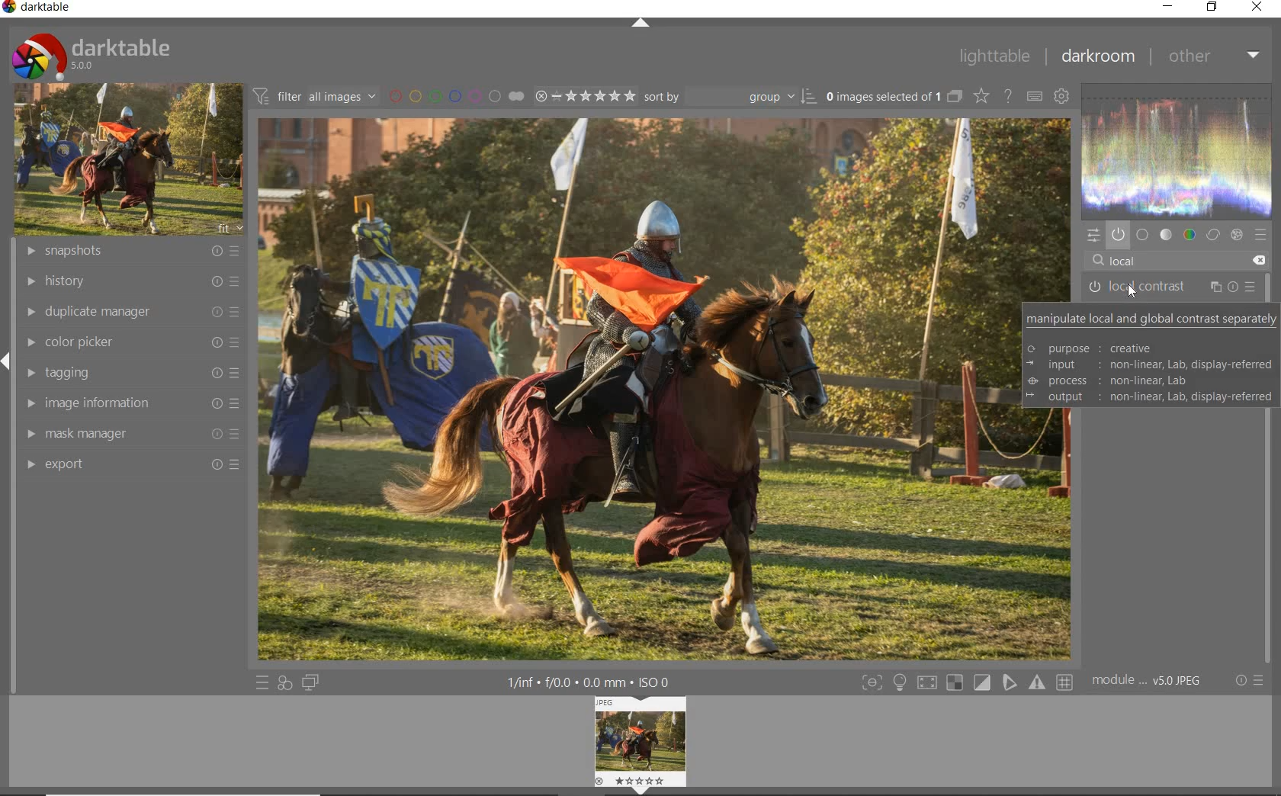 The height and width of the screenshot is (796, 1281). Describe the element at coordinates (129, 159) in the screenshot. I see `image` at that location.